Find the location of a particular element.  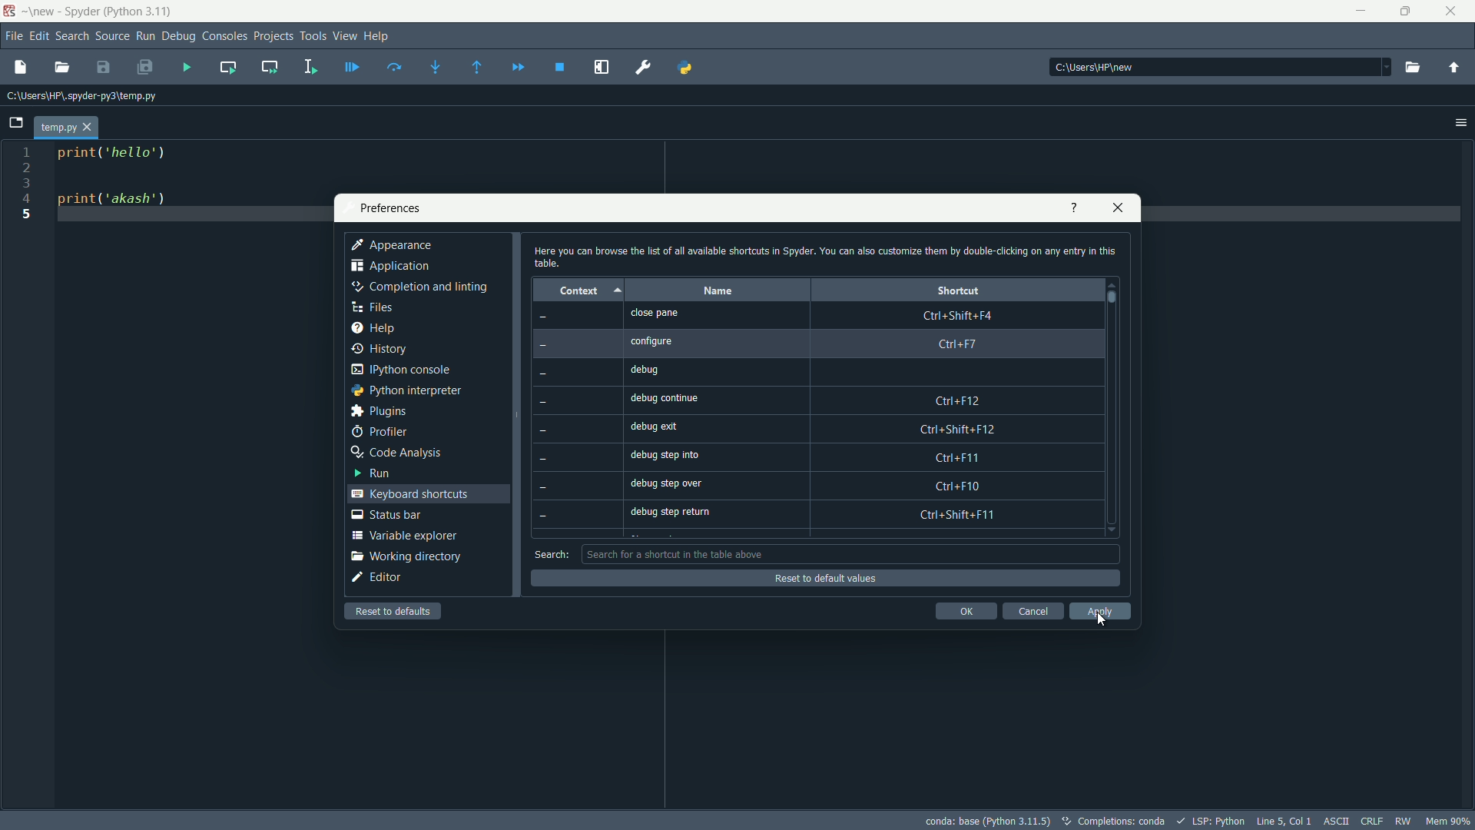

code editor is located at coordinates (112, 179).